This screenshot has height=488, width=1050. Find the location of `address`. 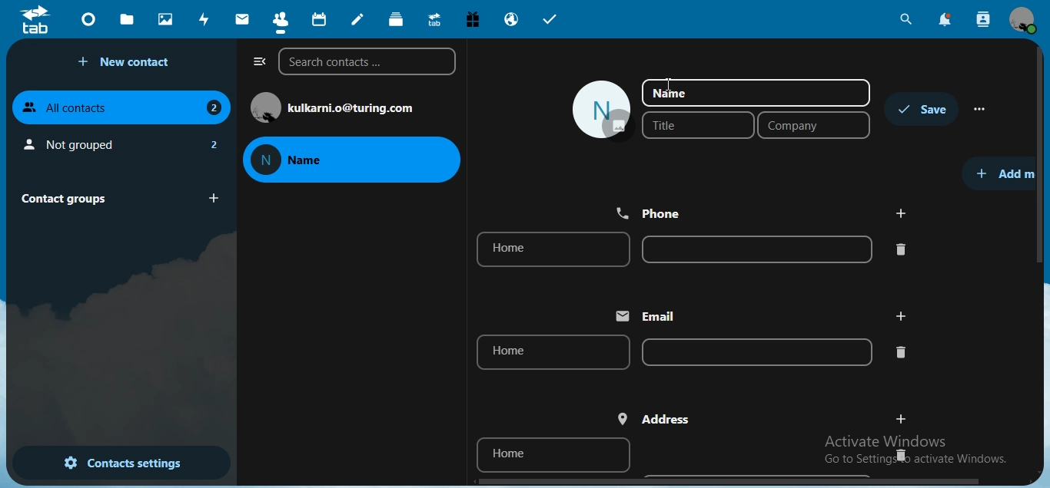

address is located at coordinates (656, 419).